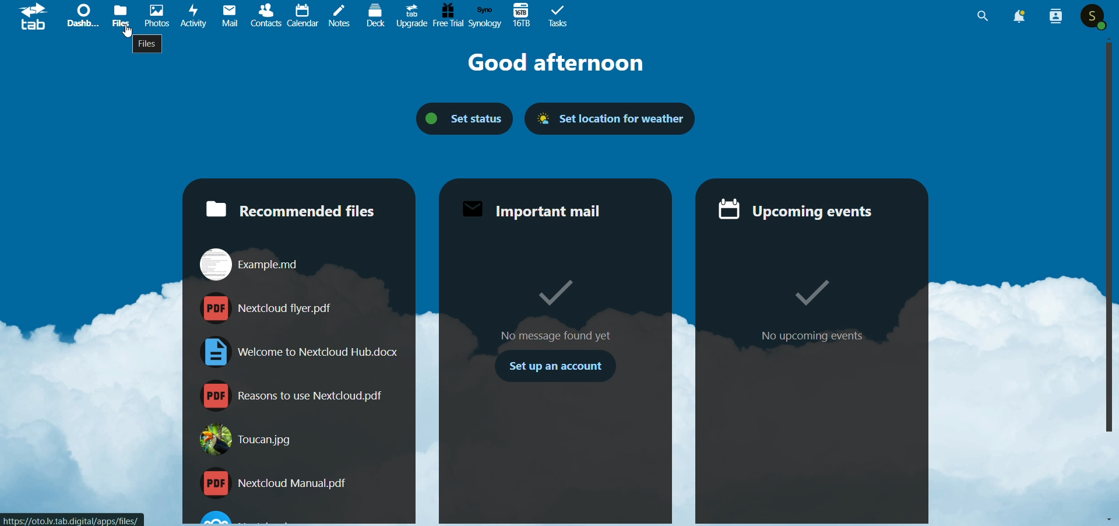  I want to click on dashboard, so click(81, 19).